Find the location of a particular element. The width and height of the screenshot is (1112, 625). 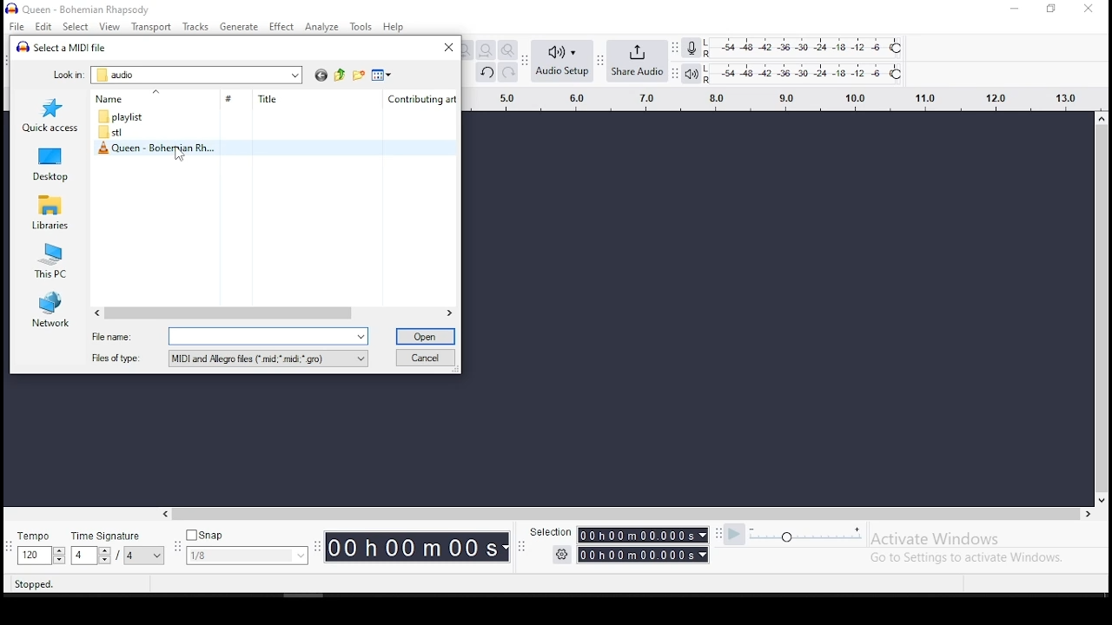

this PC is located at coordinates (54, 262).